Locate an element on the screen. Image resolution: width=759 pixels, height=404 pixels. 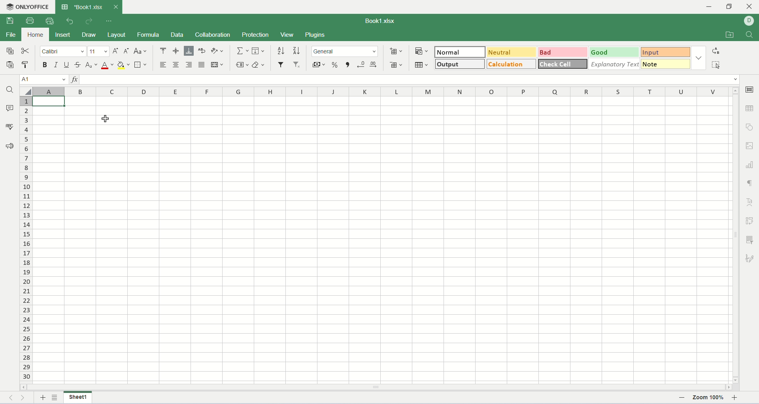
new sheet is located at coordinates (43, 398).